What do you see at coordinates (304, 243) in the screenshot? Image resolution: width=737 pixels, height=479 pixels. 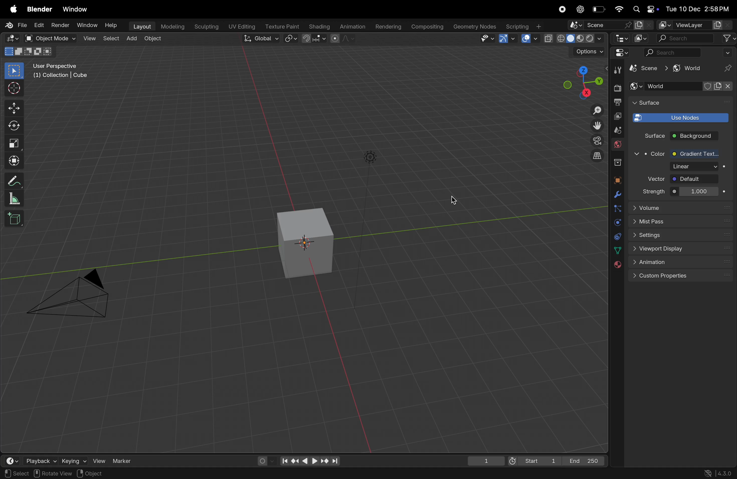 I see `3d cube` at bounding box center [304, 243].